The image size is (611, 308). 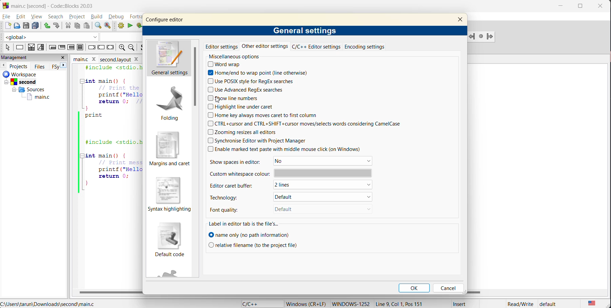 What do you see at coordinates (405, 302) in the screenshot?
I see `Line 9, Col 1, Pos 151` at bounding box center [405, 302].